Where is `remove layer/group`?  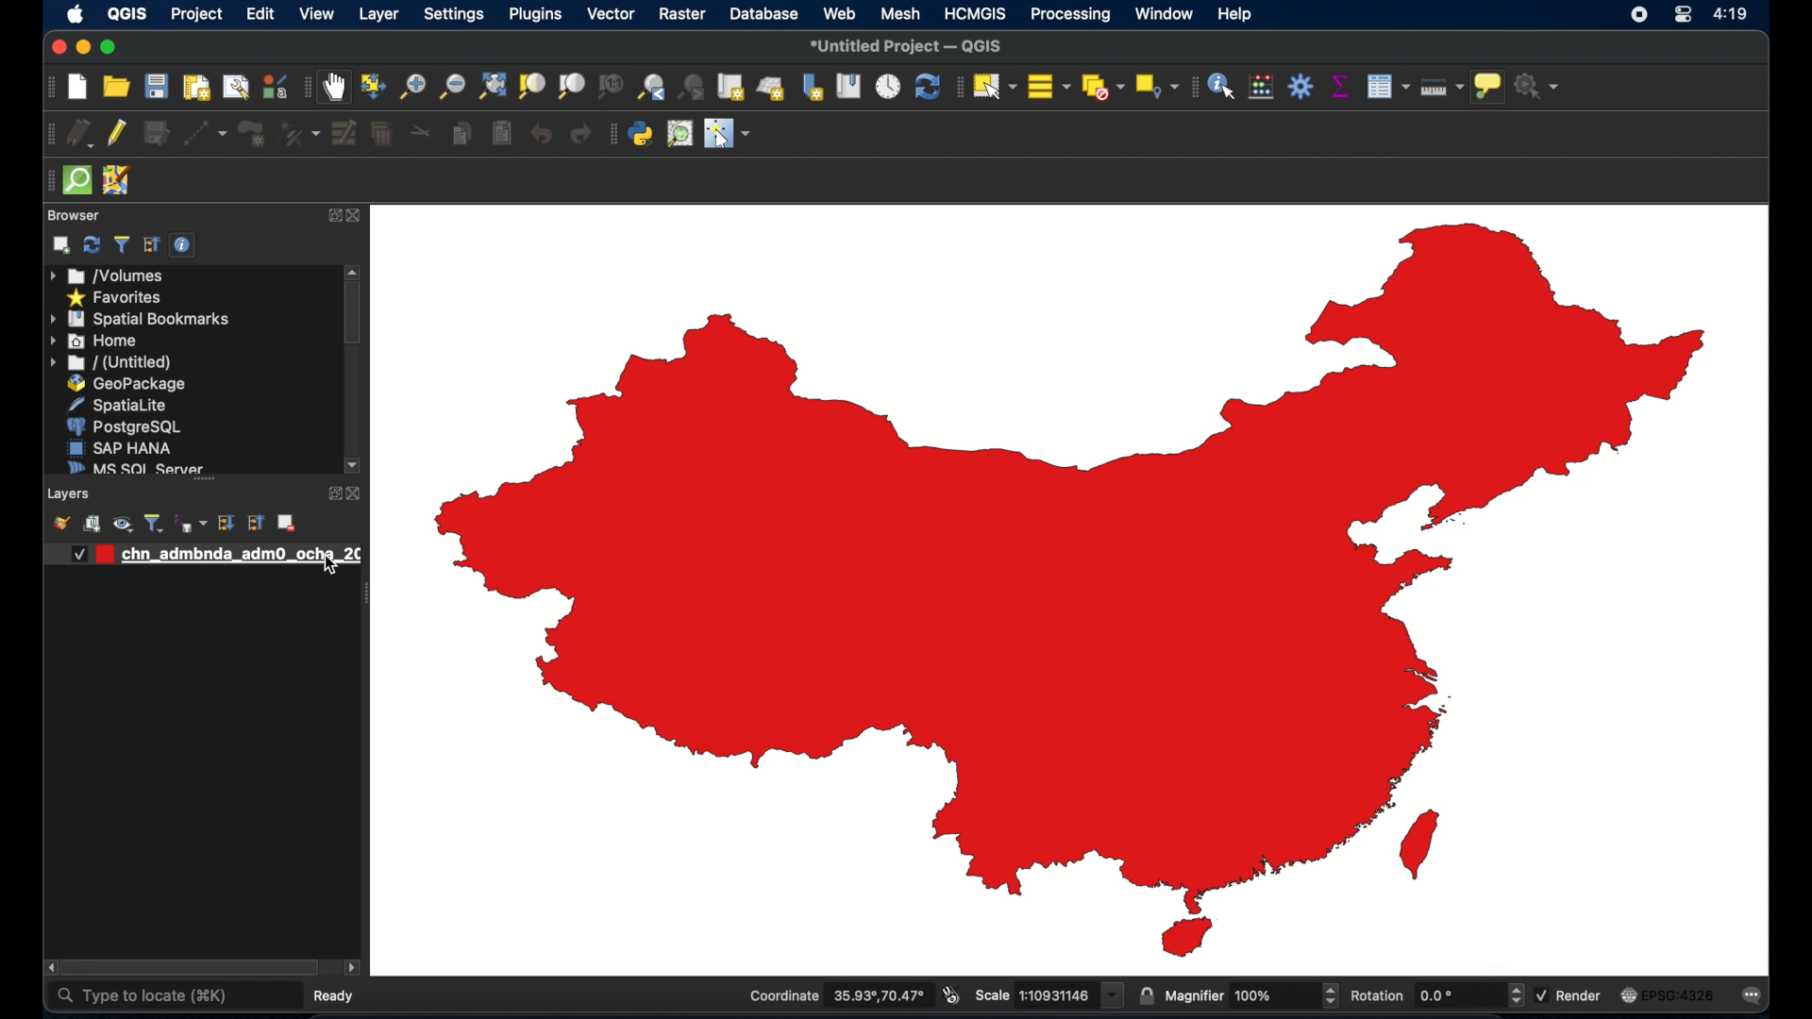
remove layer/group is located at coordinates (286, 523).